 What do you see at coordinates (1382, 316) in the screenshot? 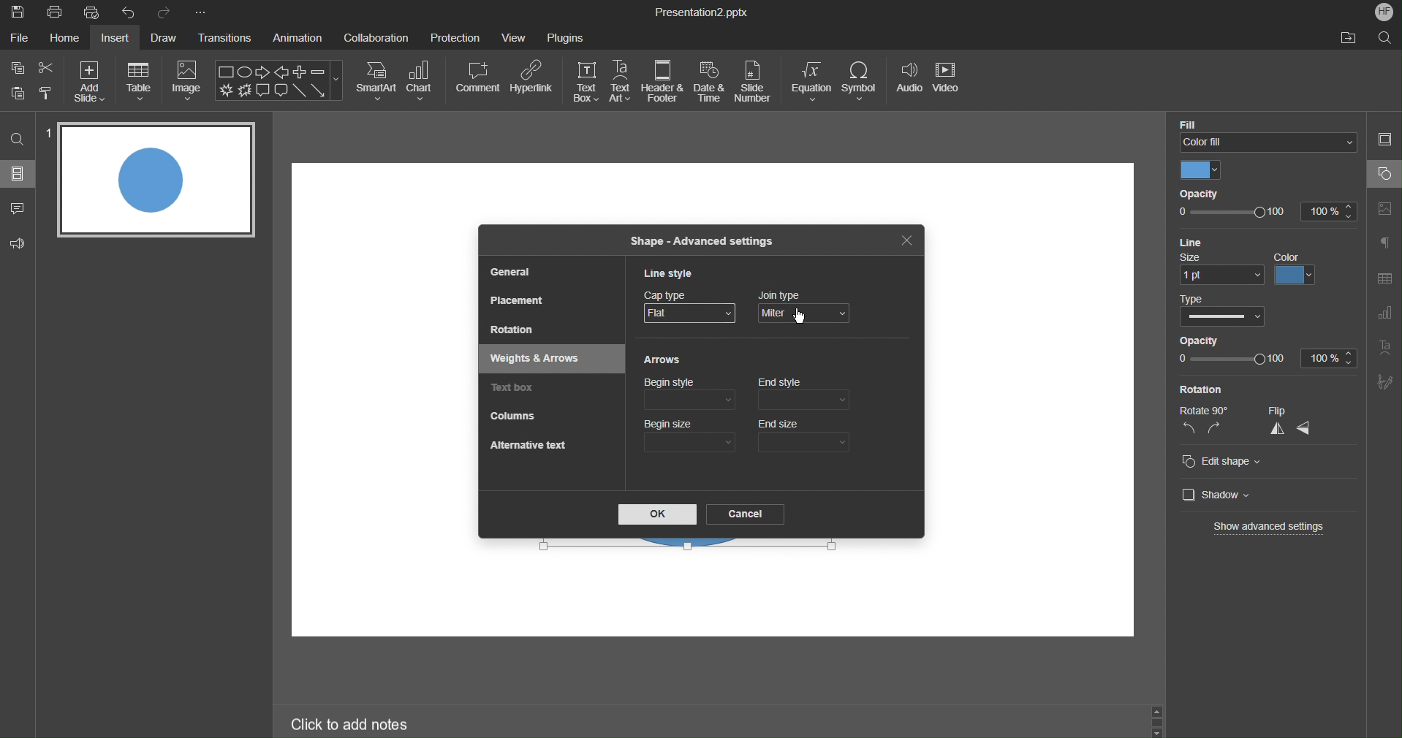
I see `Graph Settings` at bounding box center [1382, 316].